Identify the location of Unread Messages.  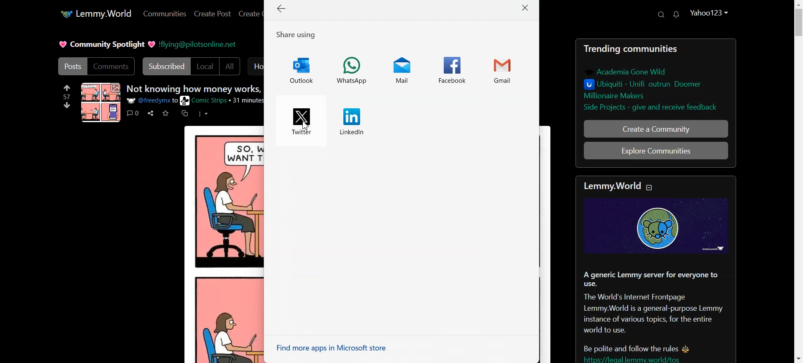
(676, 15).